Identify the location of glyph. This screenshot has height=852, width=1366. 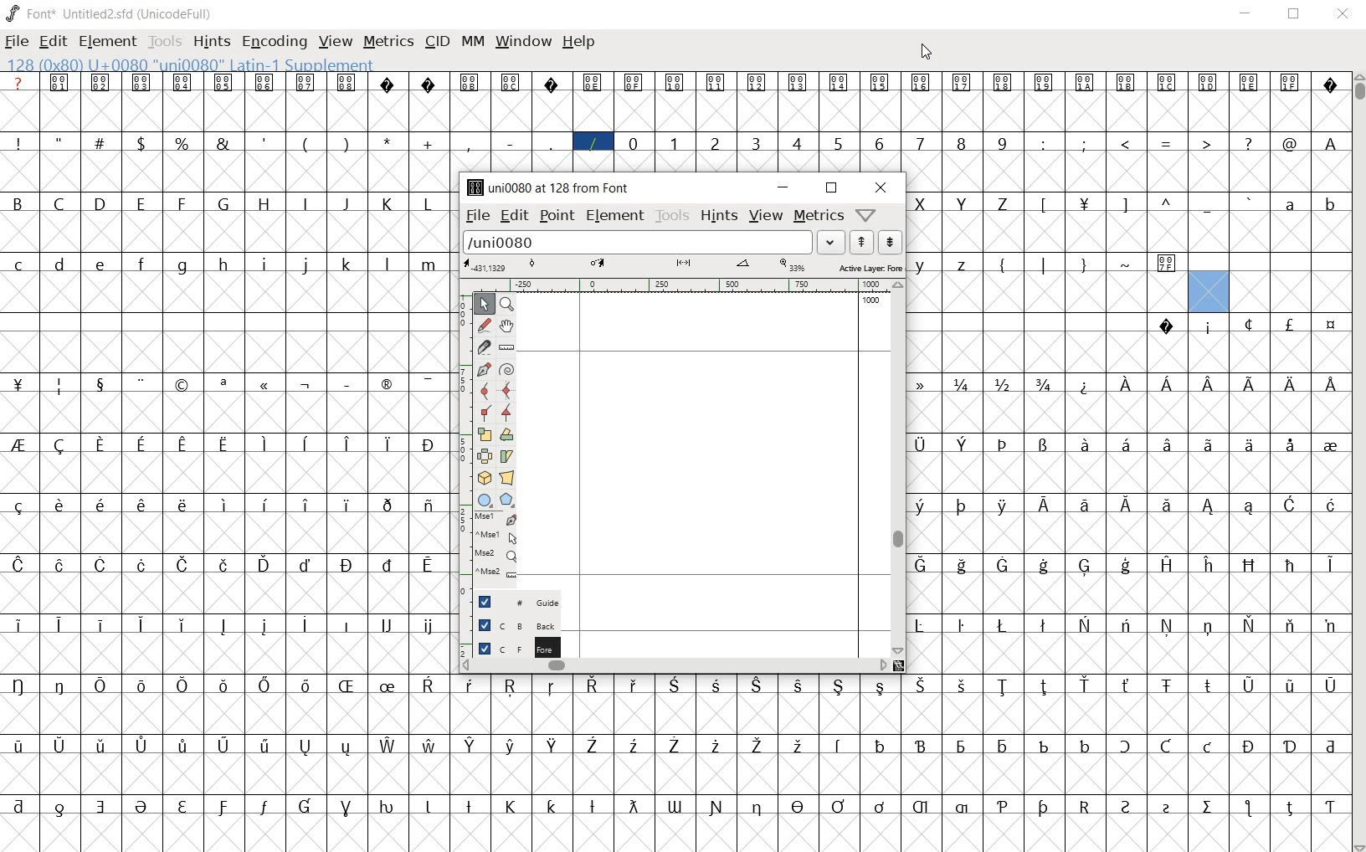
(100, 141).